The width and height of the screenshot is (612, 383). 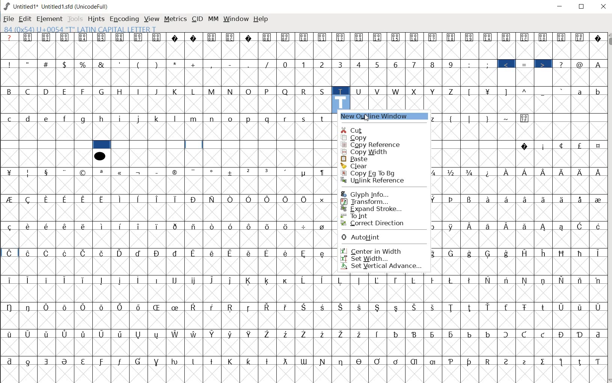 I want to click on 0, so click(x=286, y=64).